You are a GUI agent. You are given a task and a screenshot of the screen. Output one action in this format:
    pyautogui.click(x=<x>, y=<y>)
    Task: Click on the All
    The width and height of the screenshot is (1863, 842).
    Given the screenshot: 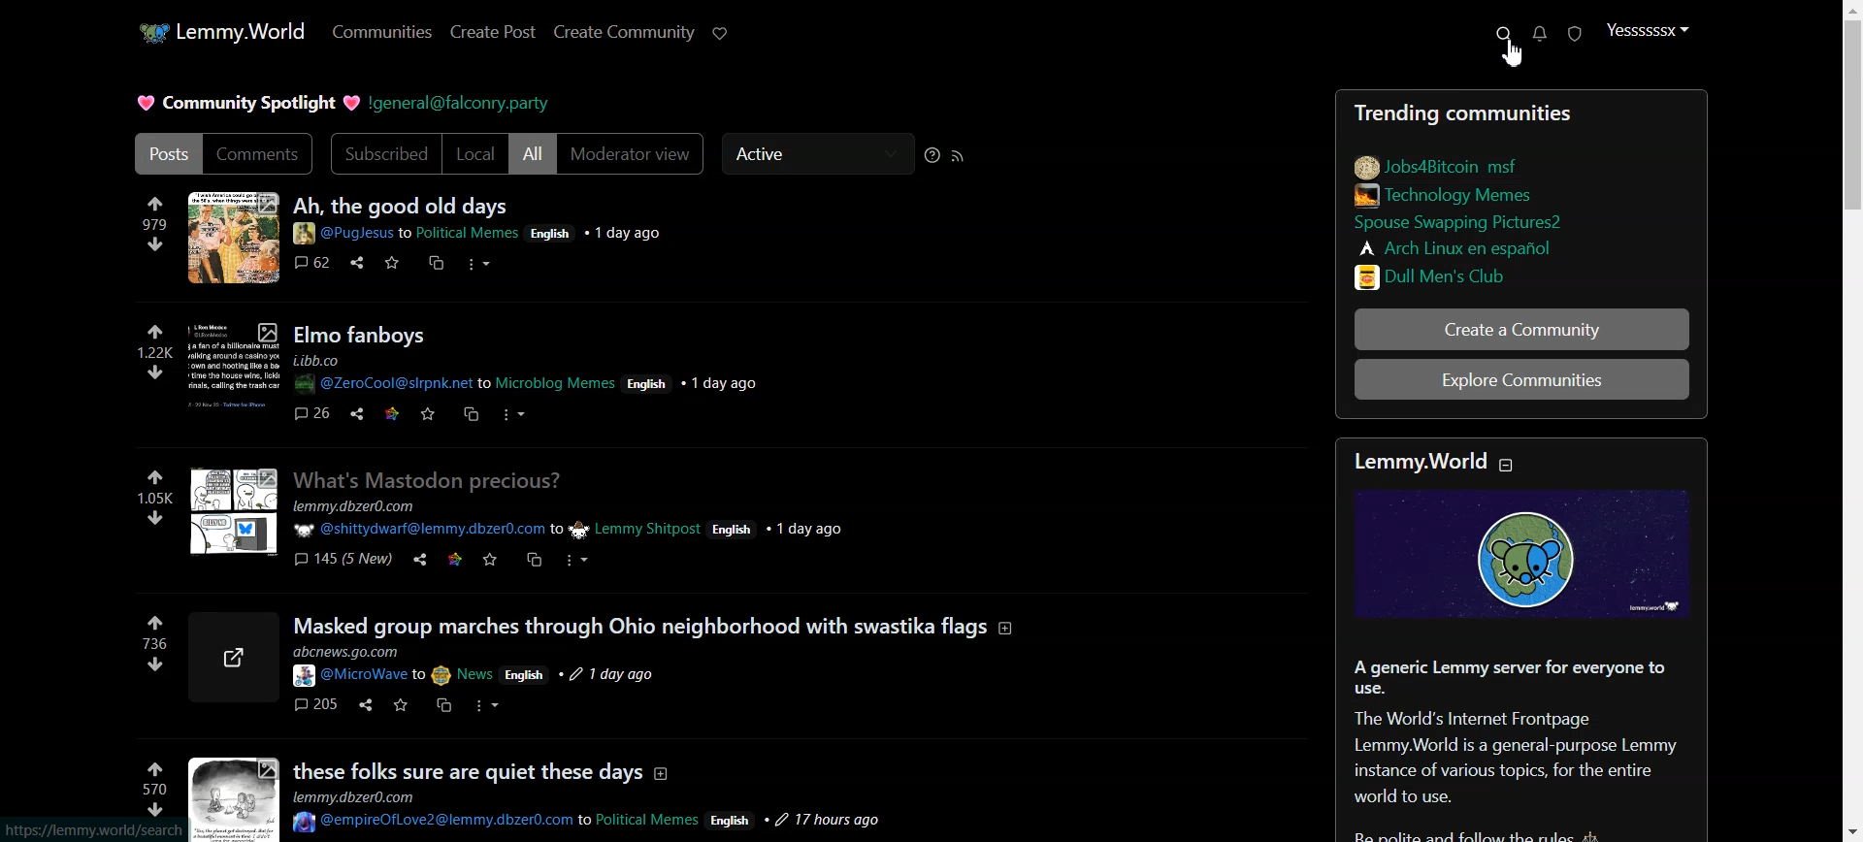 What is the action you would take?
    pyautogui.click(x=532, y=154)
    